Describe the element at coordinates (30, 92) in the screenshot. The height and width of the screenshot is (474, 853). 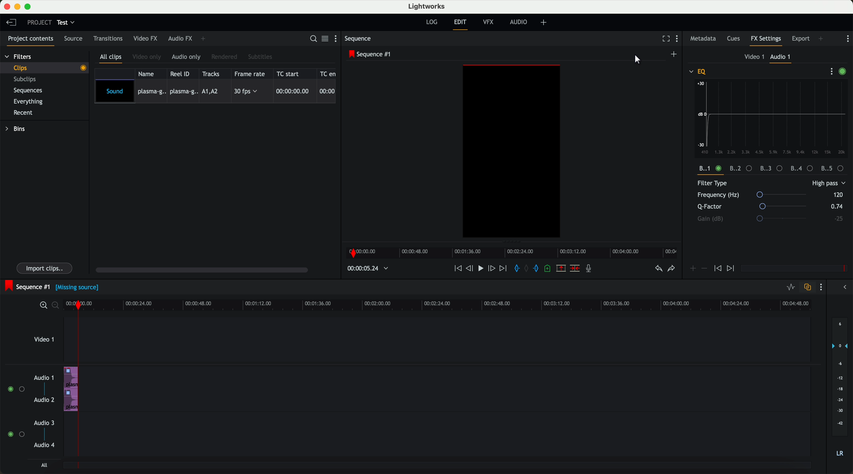
I see `sequences` at that location.